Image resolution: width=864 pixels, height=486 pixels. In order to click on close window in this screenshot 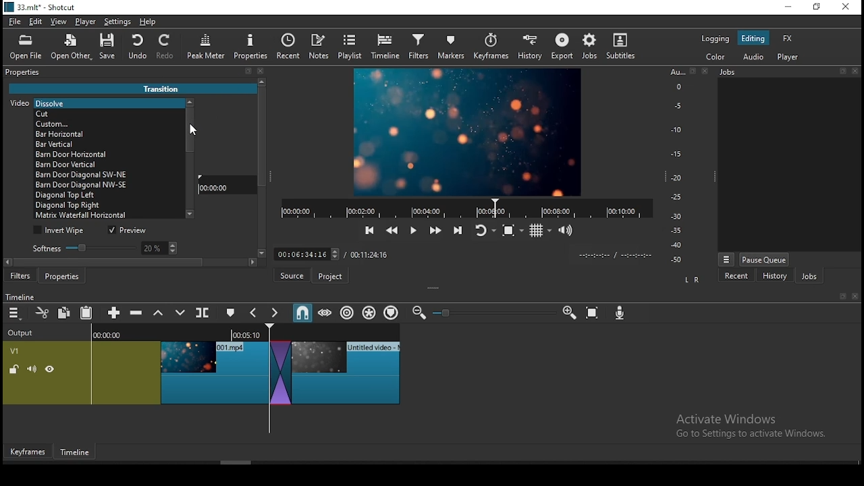, I will do `click(845, 7)`.